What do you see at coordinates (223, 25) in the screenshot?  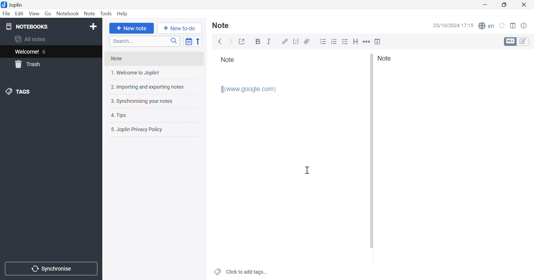 I see `Note` at bounding box center [223, 25].